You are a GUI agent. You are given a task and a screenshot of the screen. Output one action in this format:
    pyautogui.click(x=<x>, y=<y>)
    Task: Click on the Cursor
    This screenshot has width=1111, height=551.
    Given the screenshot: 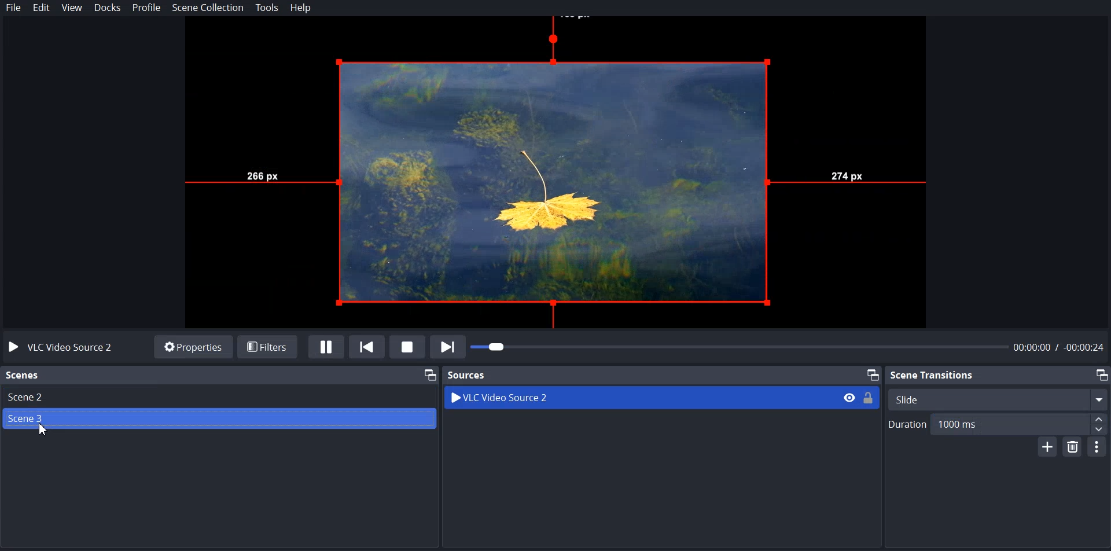 What is the action you would take?
    pyautogui.click(x=44, y=430)
    